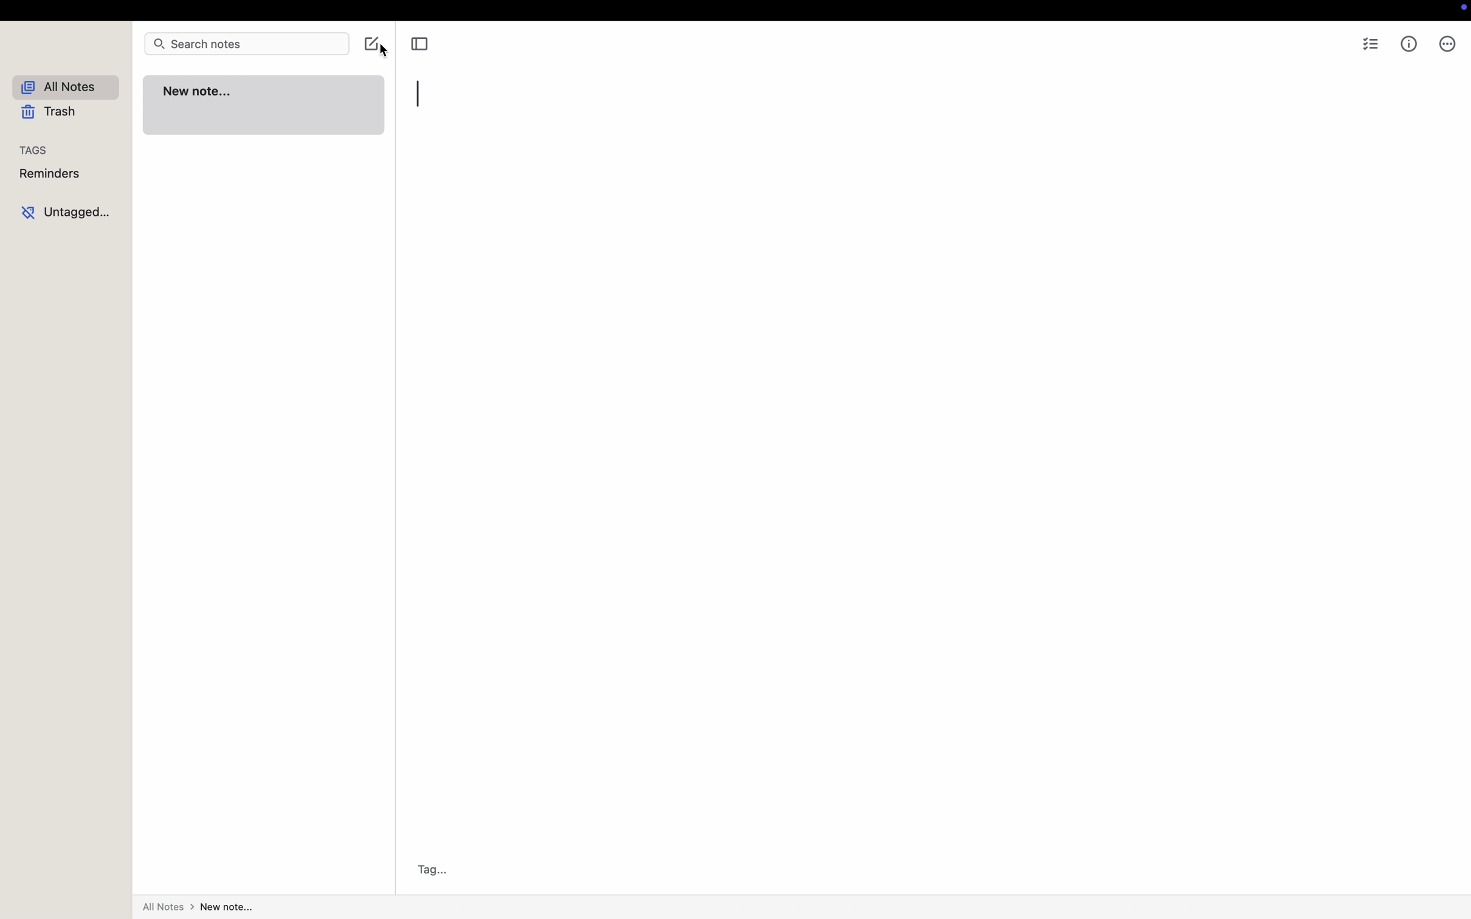 The height and width of the screenshot is (919, 1471). Describe the element at coordinates (418, 91) in the screenshot. I see `typing prompt` at that location.